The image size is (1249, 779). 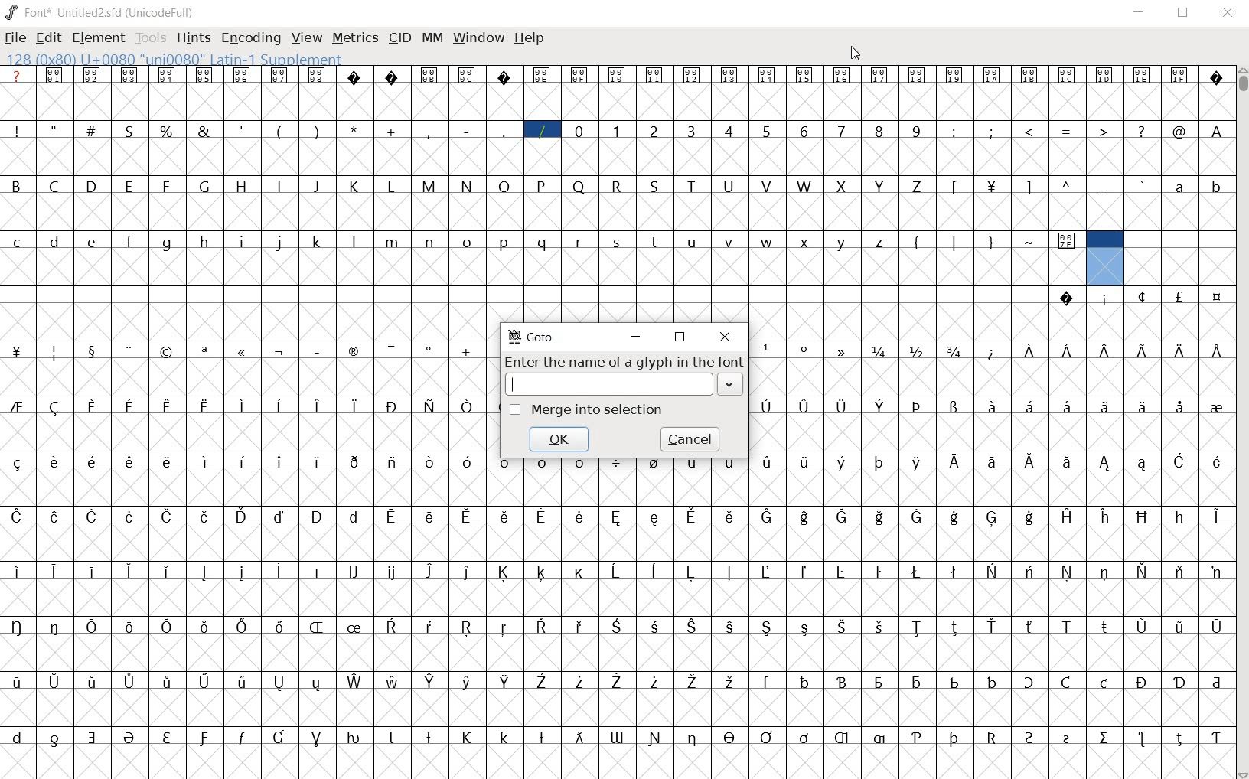 I want to click on Symbol, so click(x=95, y=625).